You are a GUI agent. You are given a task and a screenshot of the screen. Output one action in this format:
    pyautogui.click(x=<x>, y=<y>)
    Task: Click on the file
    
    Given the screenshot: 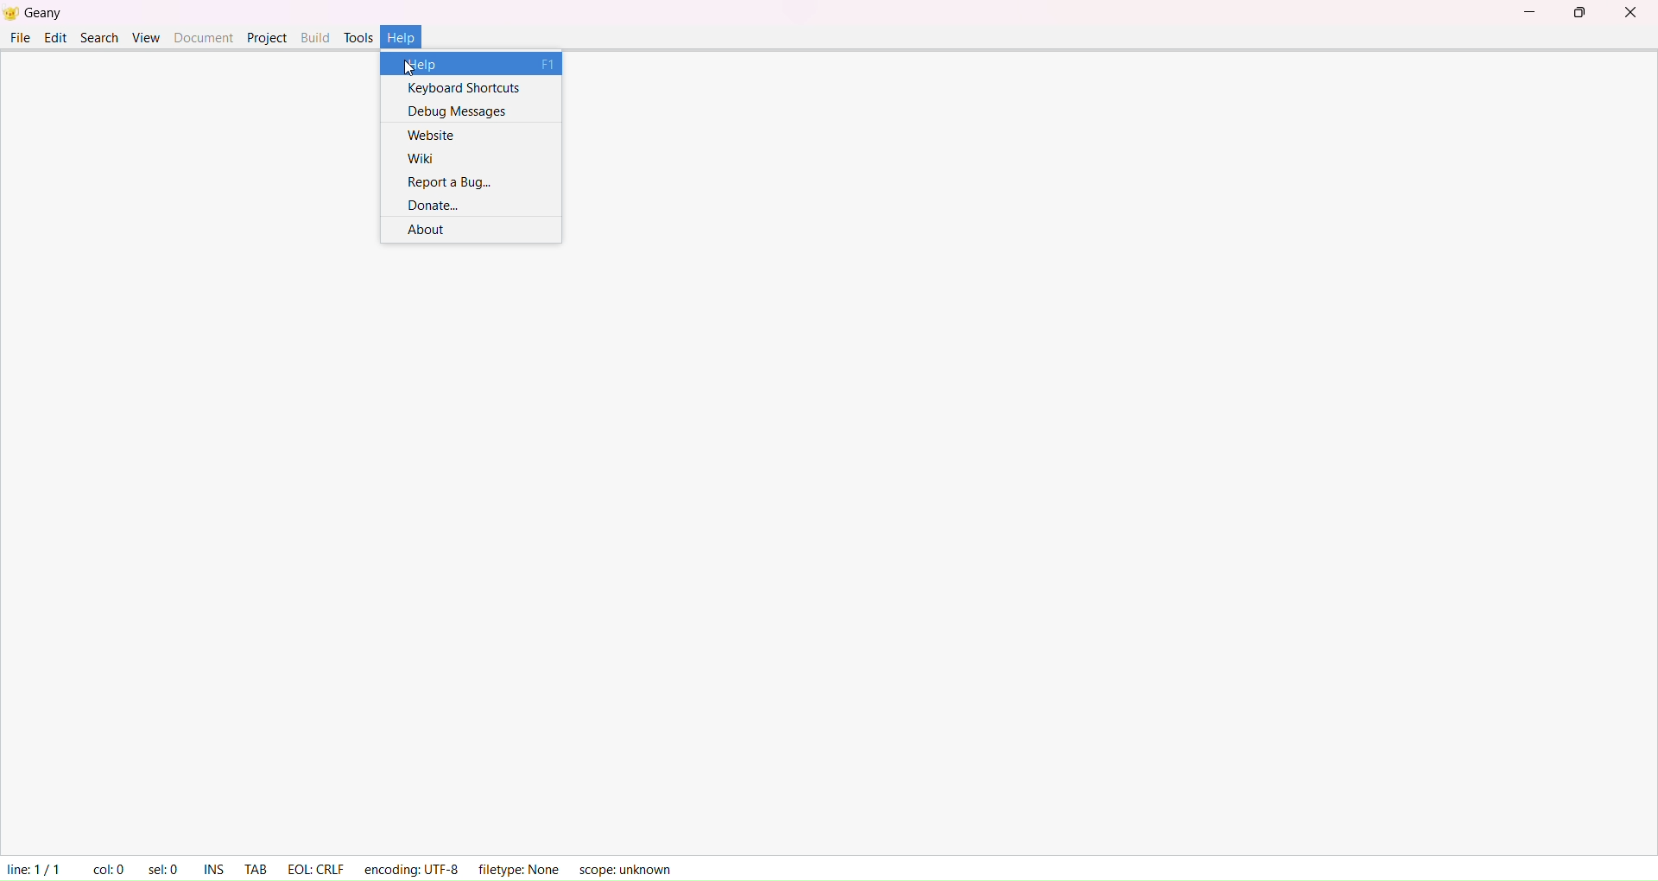 What is the action you would take?
    pyautogui.click(x=19, y=37)
    